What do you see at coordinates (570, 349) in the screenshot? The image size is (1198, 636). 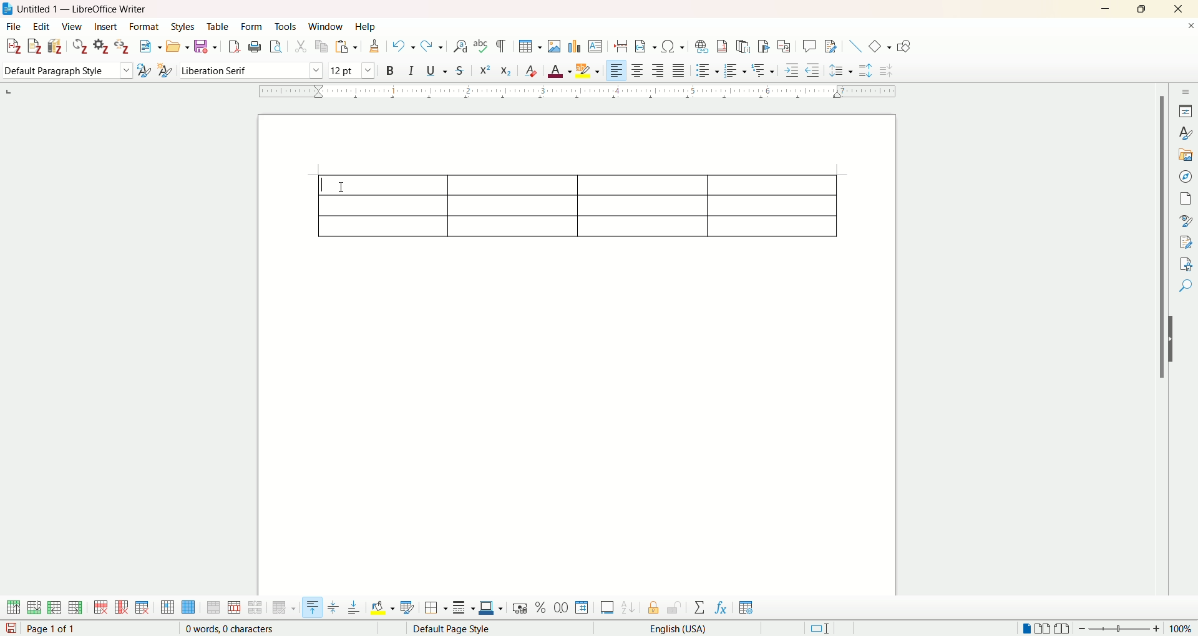 I see `page` at bounding box center [570, 349].